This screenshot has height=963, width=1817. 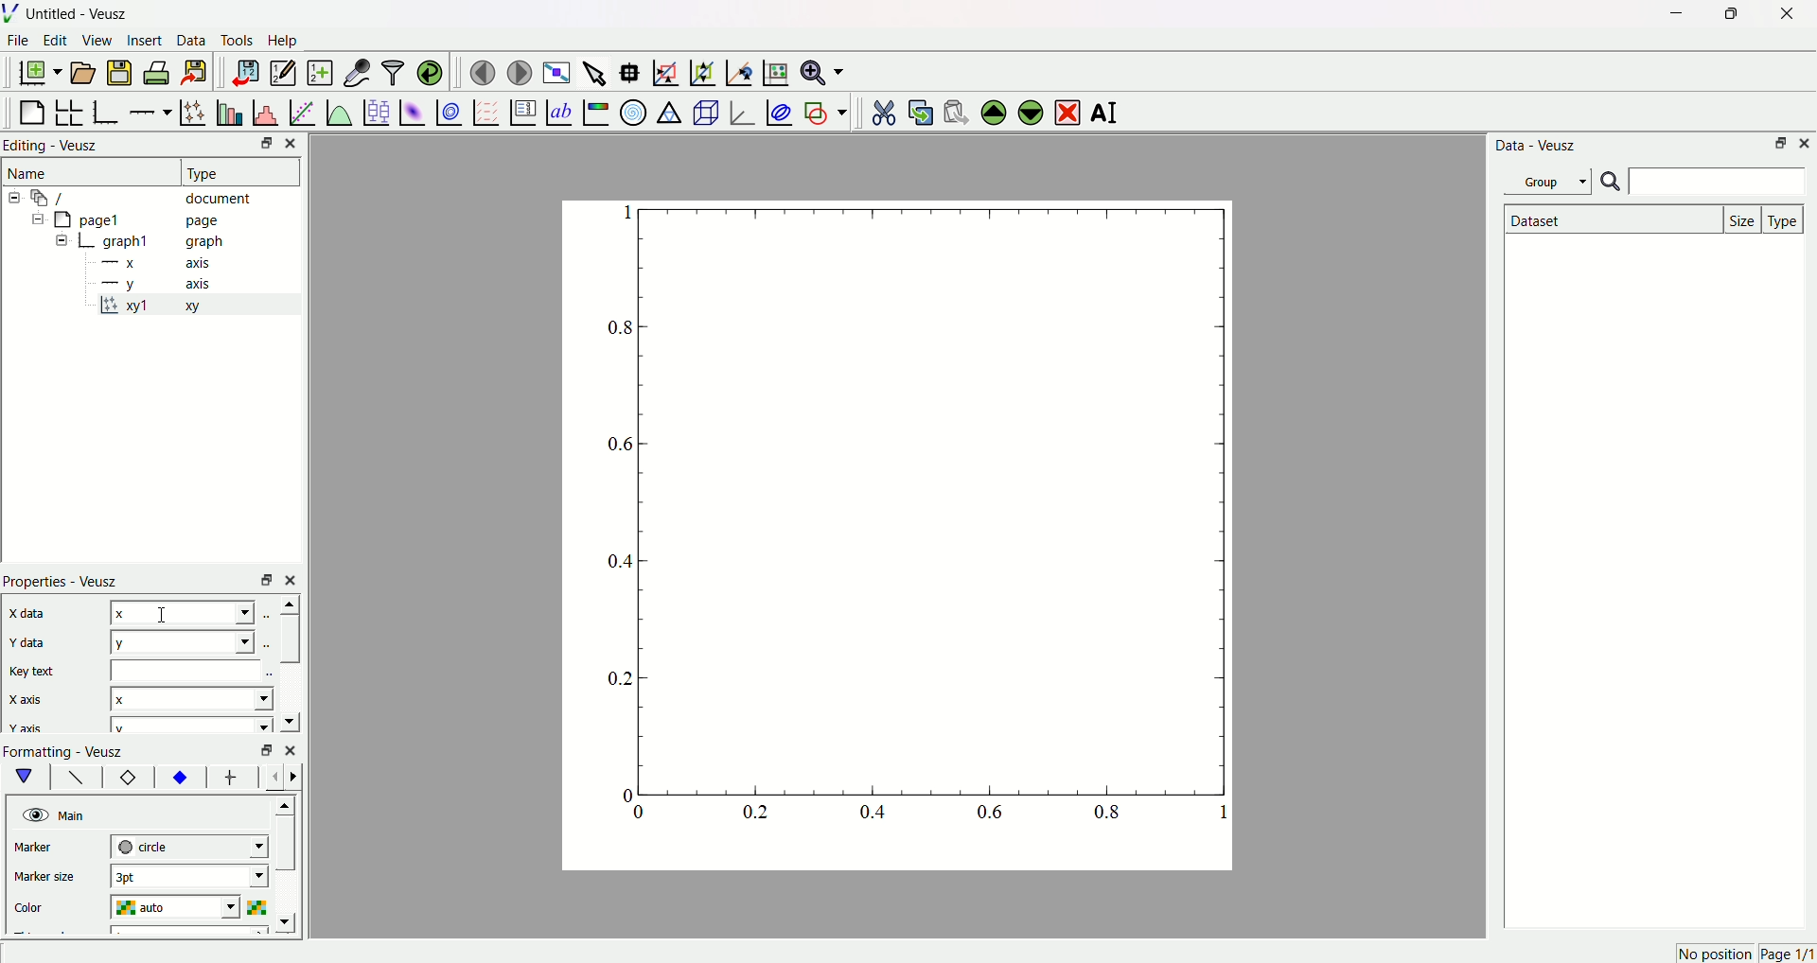 I want to click on Maximize, so click(x=1727, y=14).